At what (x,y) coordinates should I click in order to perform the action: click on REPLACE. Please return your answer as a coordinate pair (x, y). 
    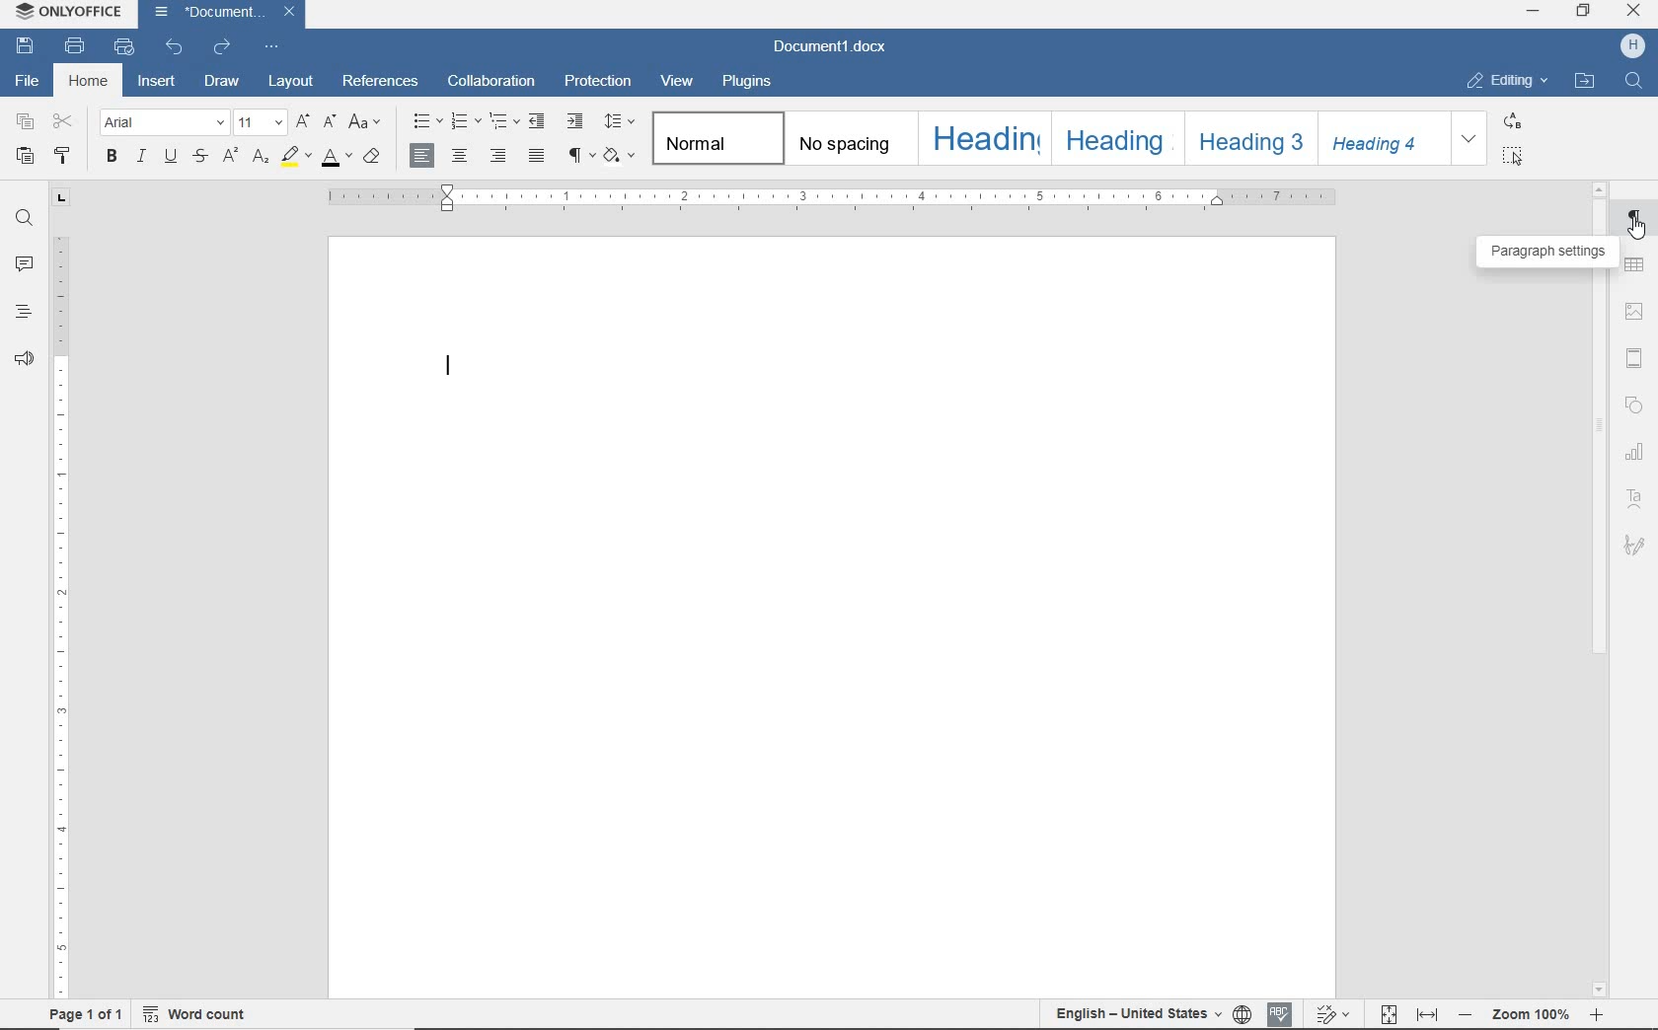
    Looking at the image, I should click on (1512, 121).